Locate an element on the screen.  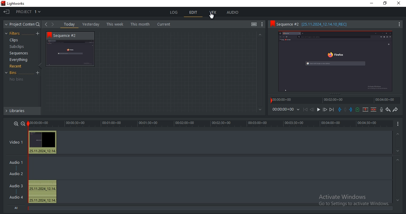
Audio 2 is located at coordinates (17, 174).